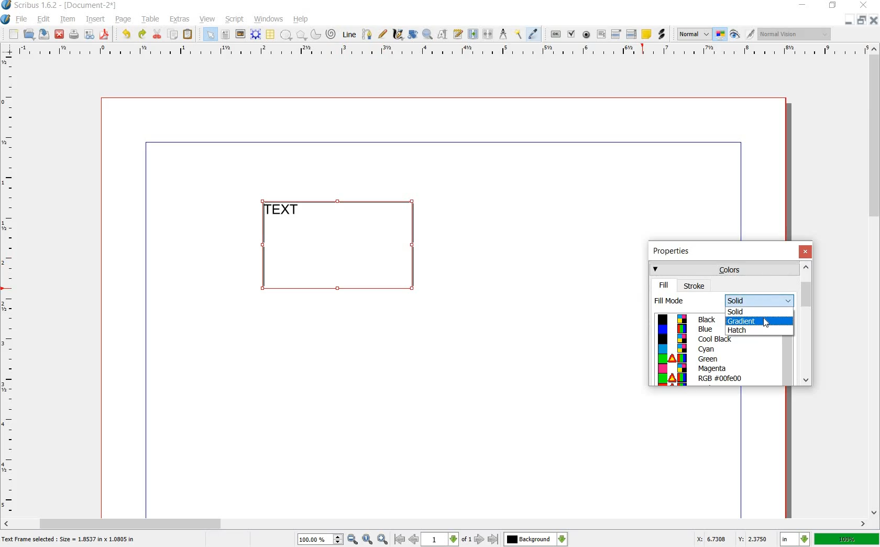 The image size is (880, 547). I want to click on paste, so click(188, 35).